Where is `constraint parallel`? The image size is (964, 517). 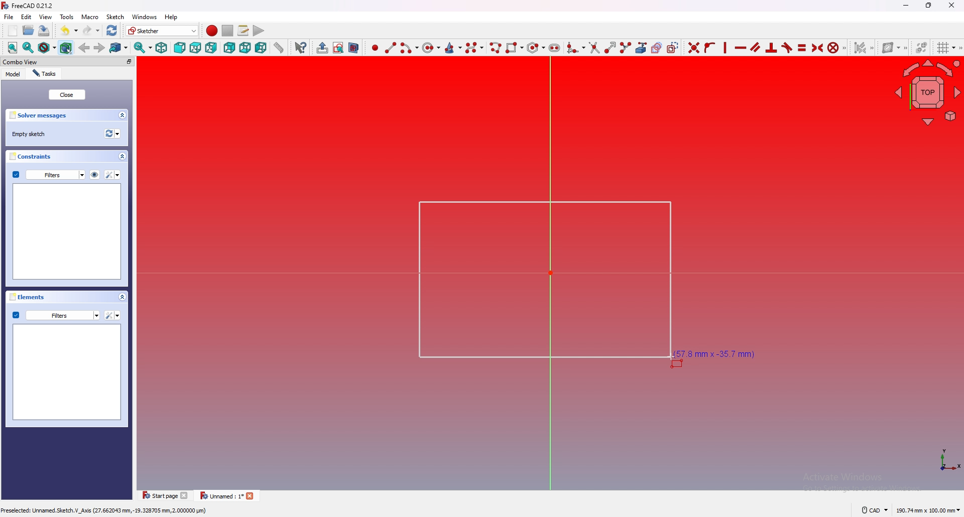
constraint parallel is located at coordinates (756, 47).